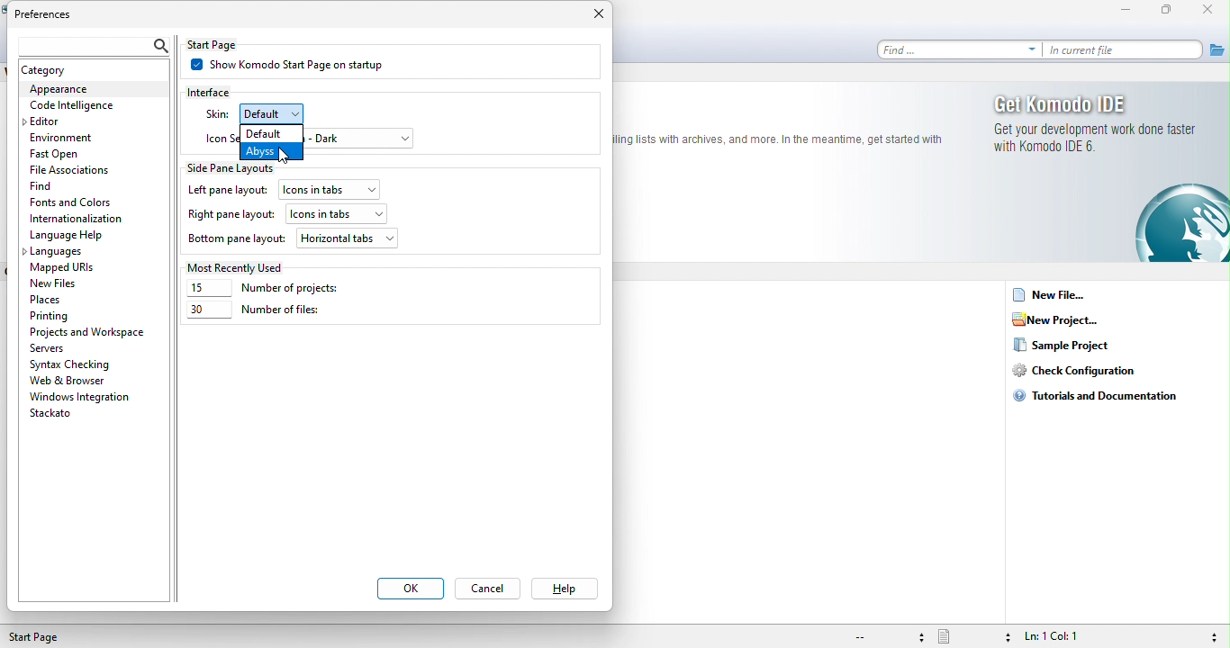 The width and height of the screenshot is (1230, 648). Describe the element at coordinates (74, 203) in the screenshot. I see `fonts and colors` at that location.